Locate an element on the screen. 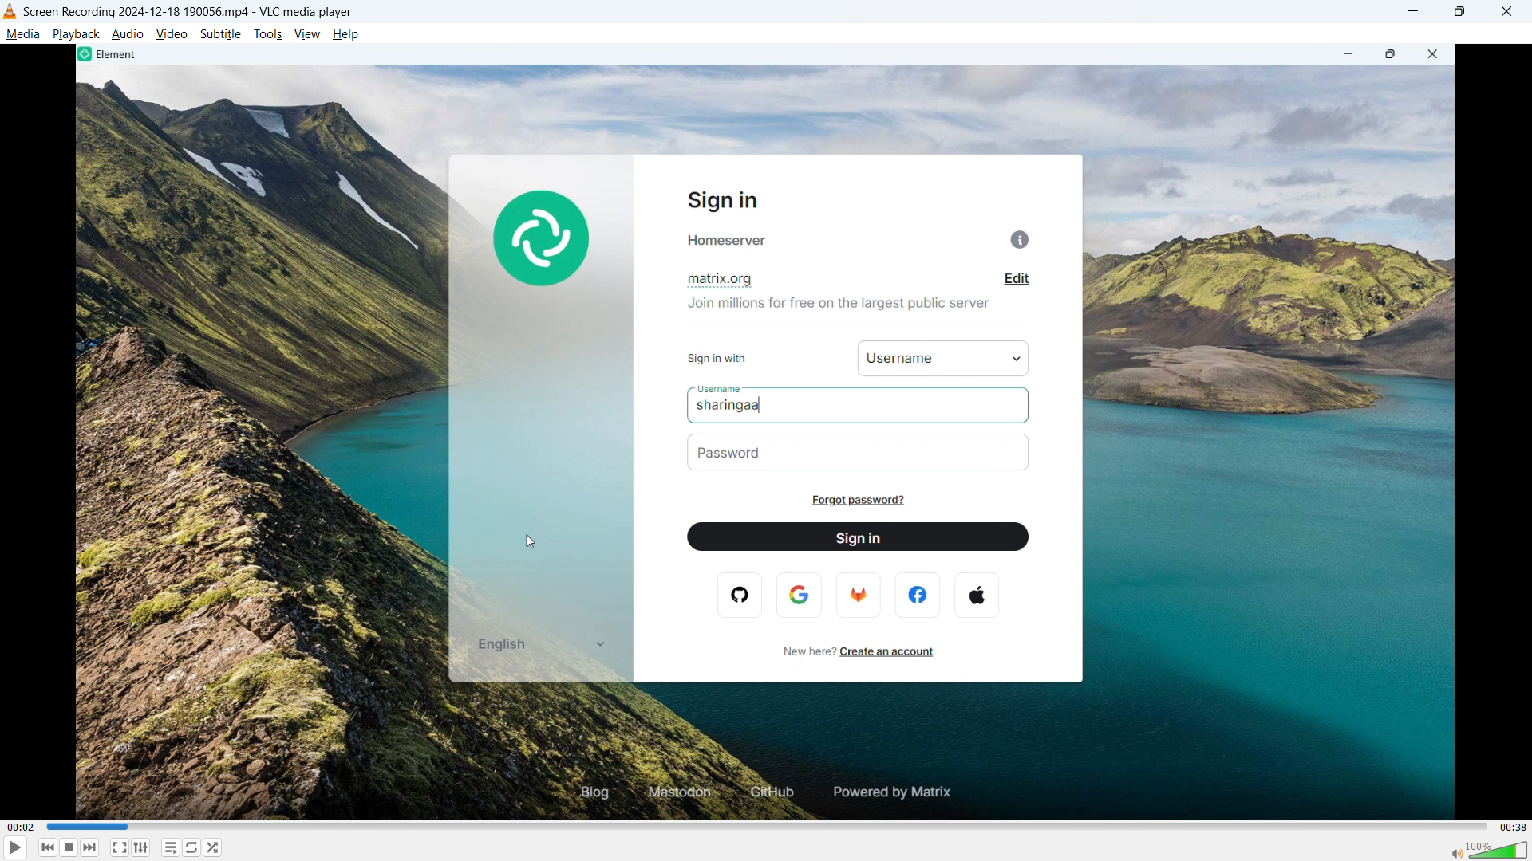 The width and height of the screenshot is (1532, 861). close  is located at coordinates (1505, 12).